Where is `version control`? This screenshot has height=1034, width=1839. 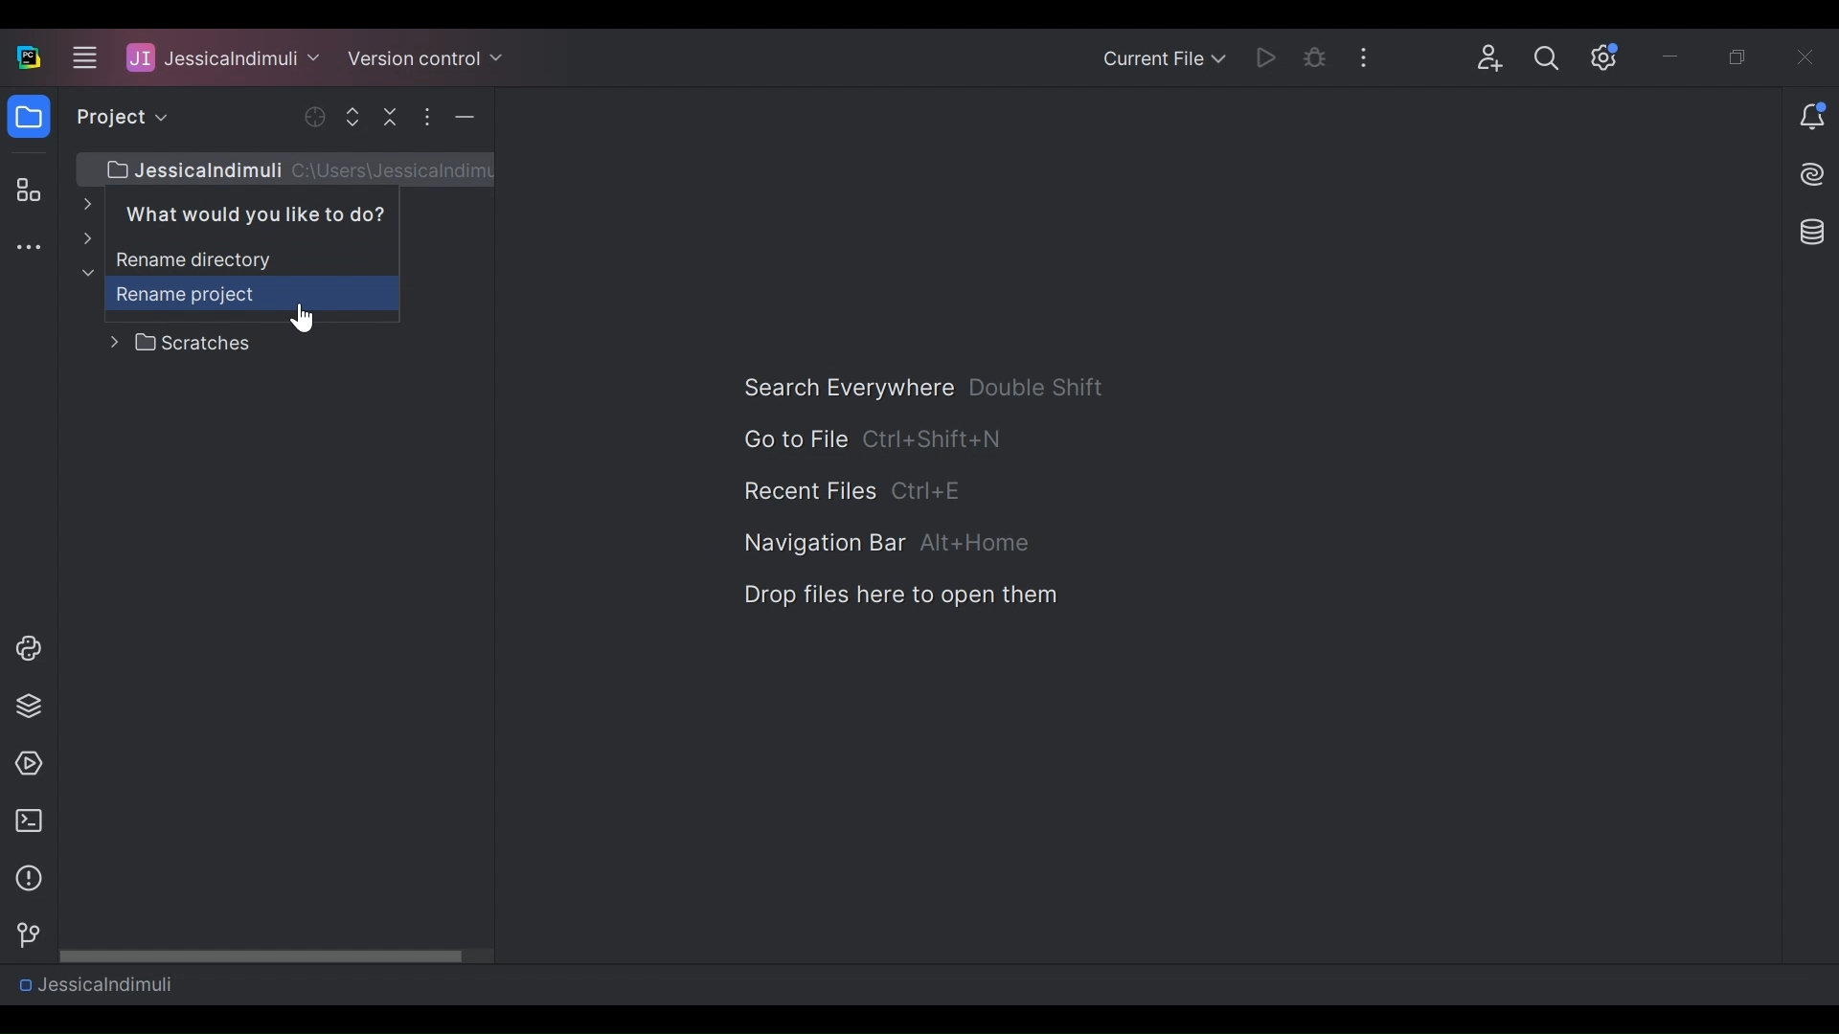
version control is located at coordinates (23, 935).